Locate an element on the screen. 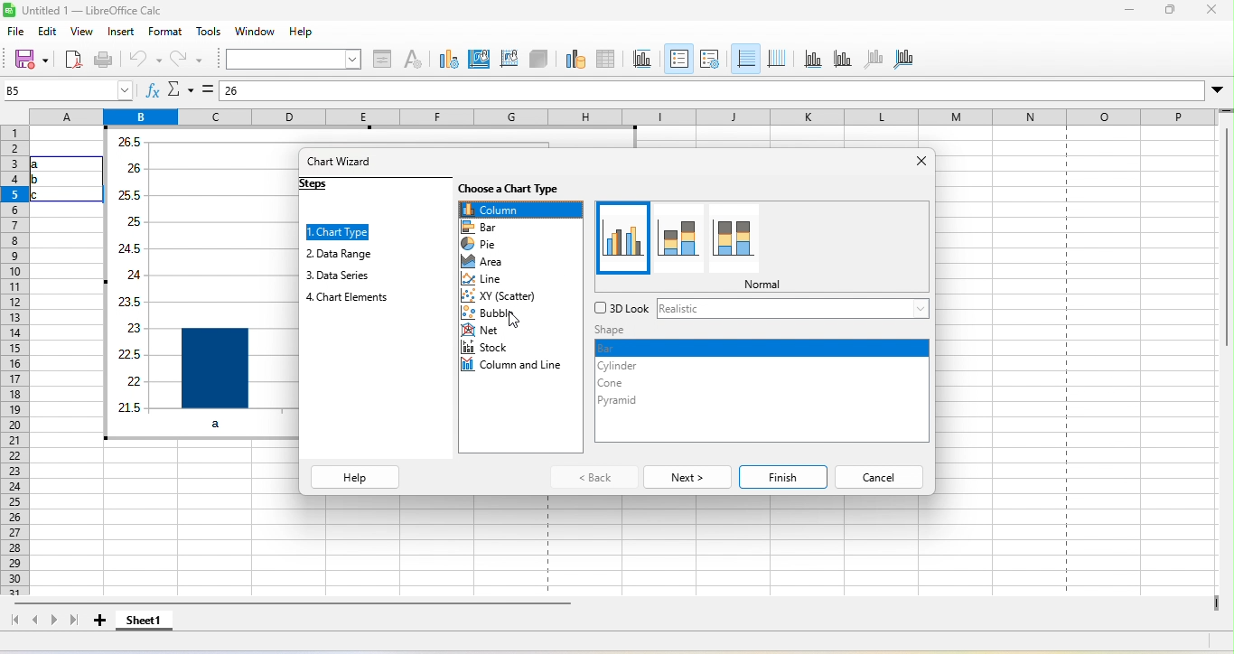  stock is located at coordinates (485, 350).